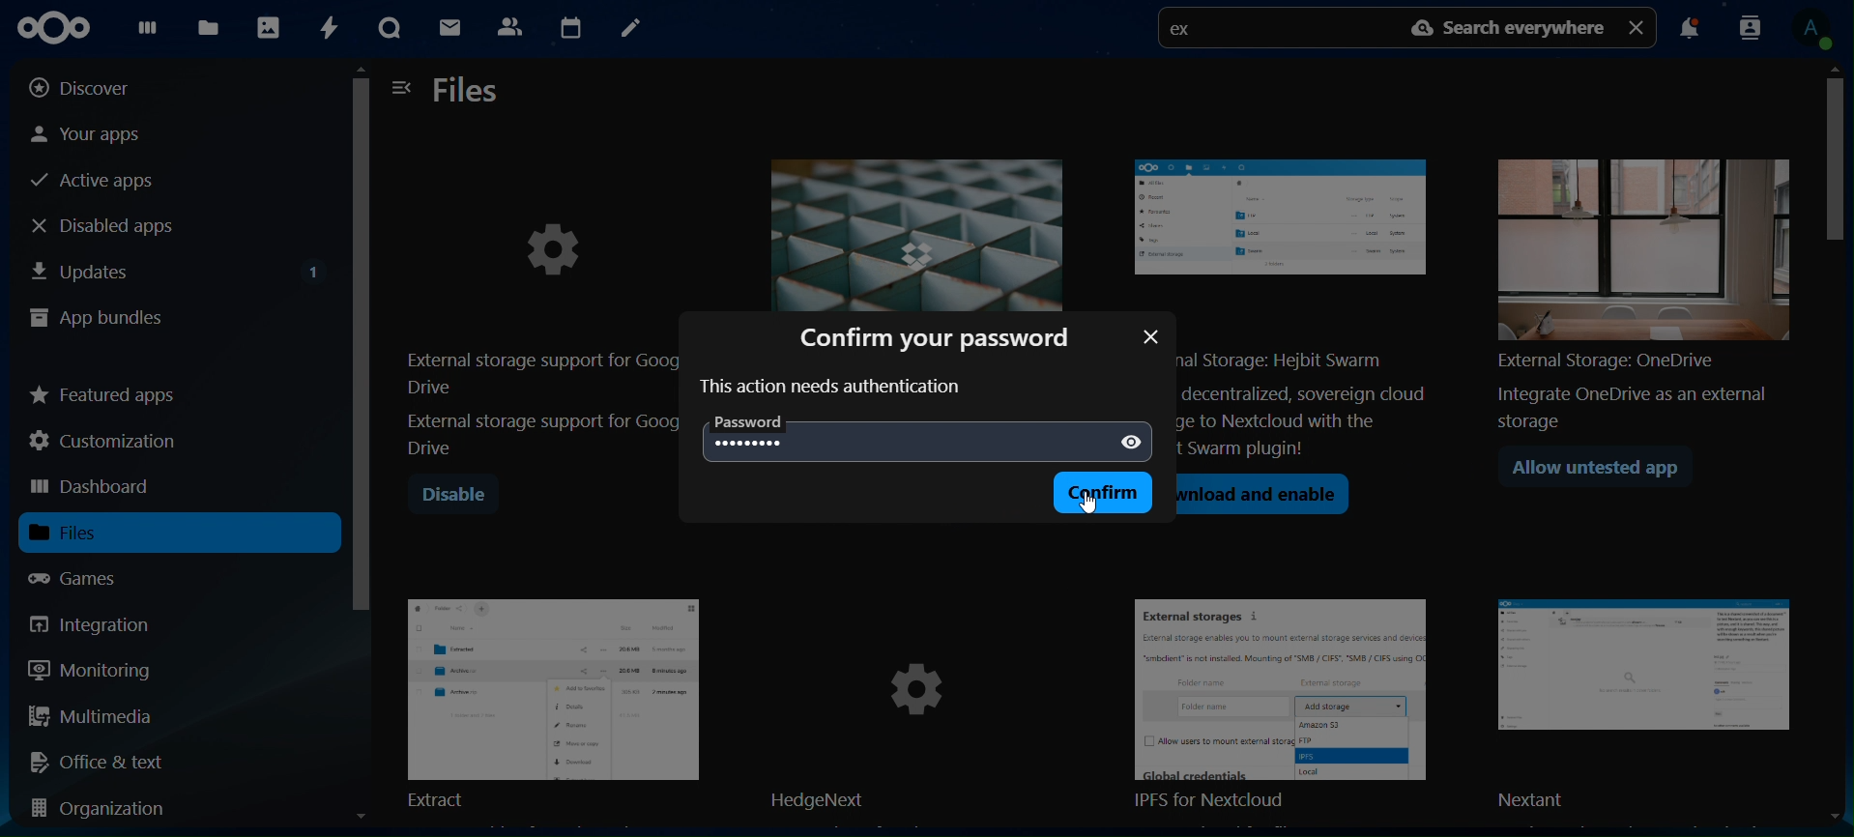  Describe the element at coordinates (1689, 31) in the screenshot. I see `notifications` at that location.